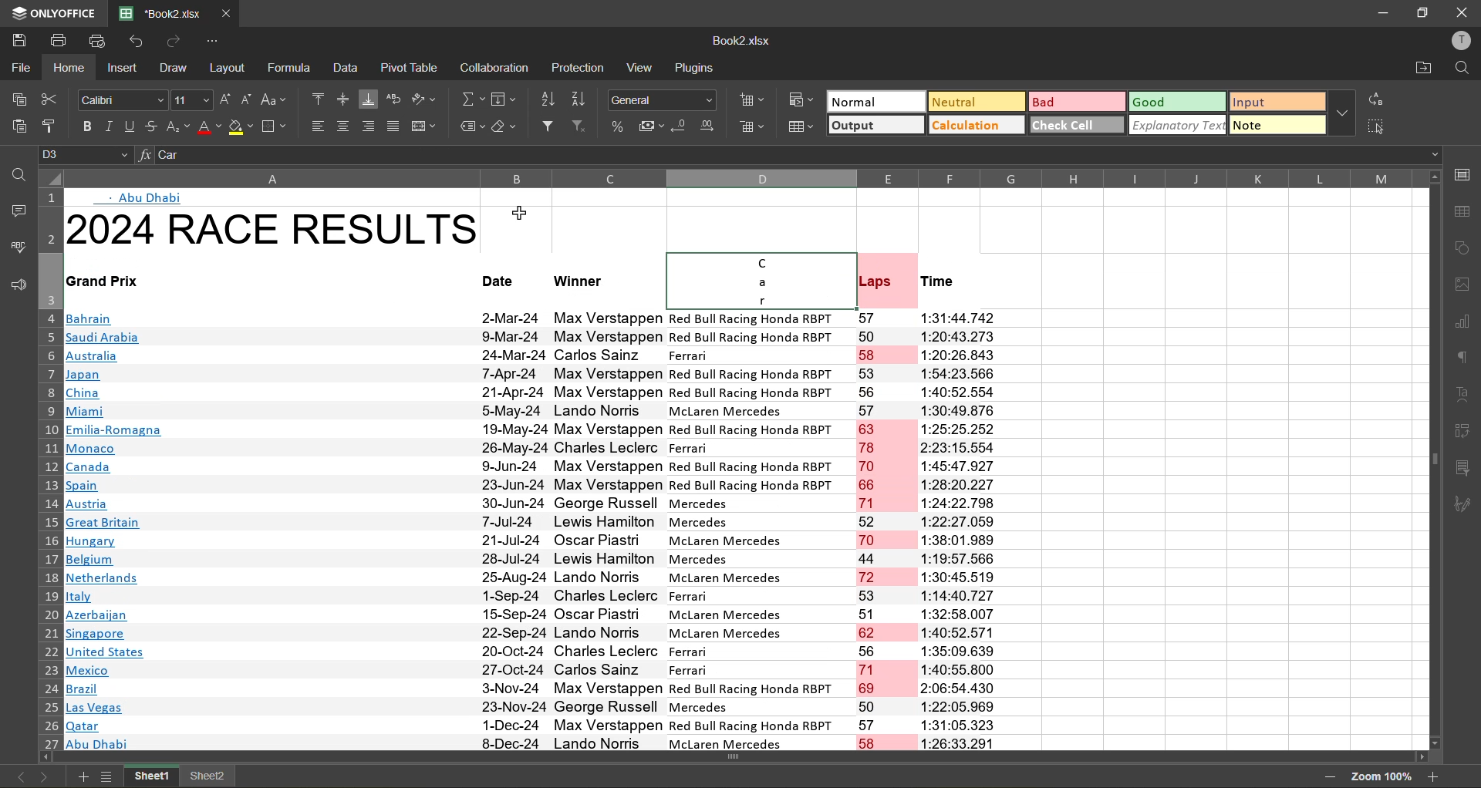 Image resolution: width=1481 pixels, height=788 pixels. I want to click on signature, so click(1461, 507).